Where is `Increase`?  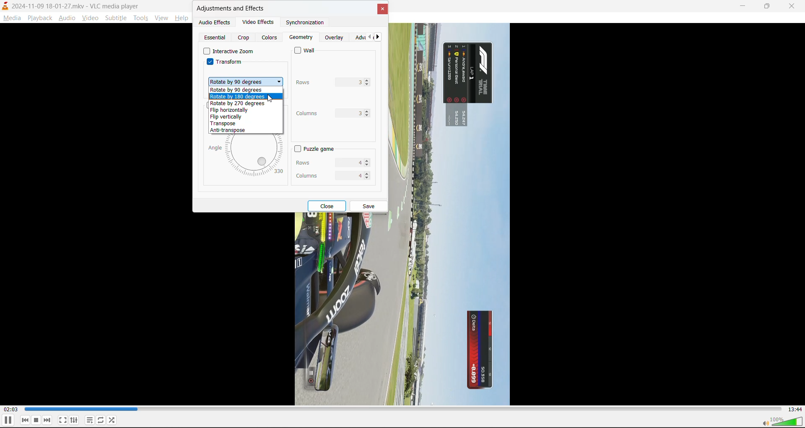
Increase is located at coordinates (367, 173).